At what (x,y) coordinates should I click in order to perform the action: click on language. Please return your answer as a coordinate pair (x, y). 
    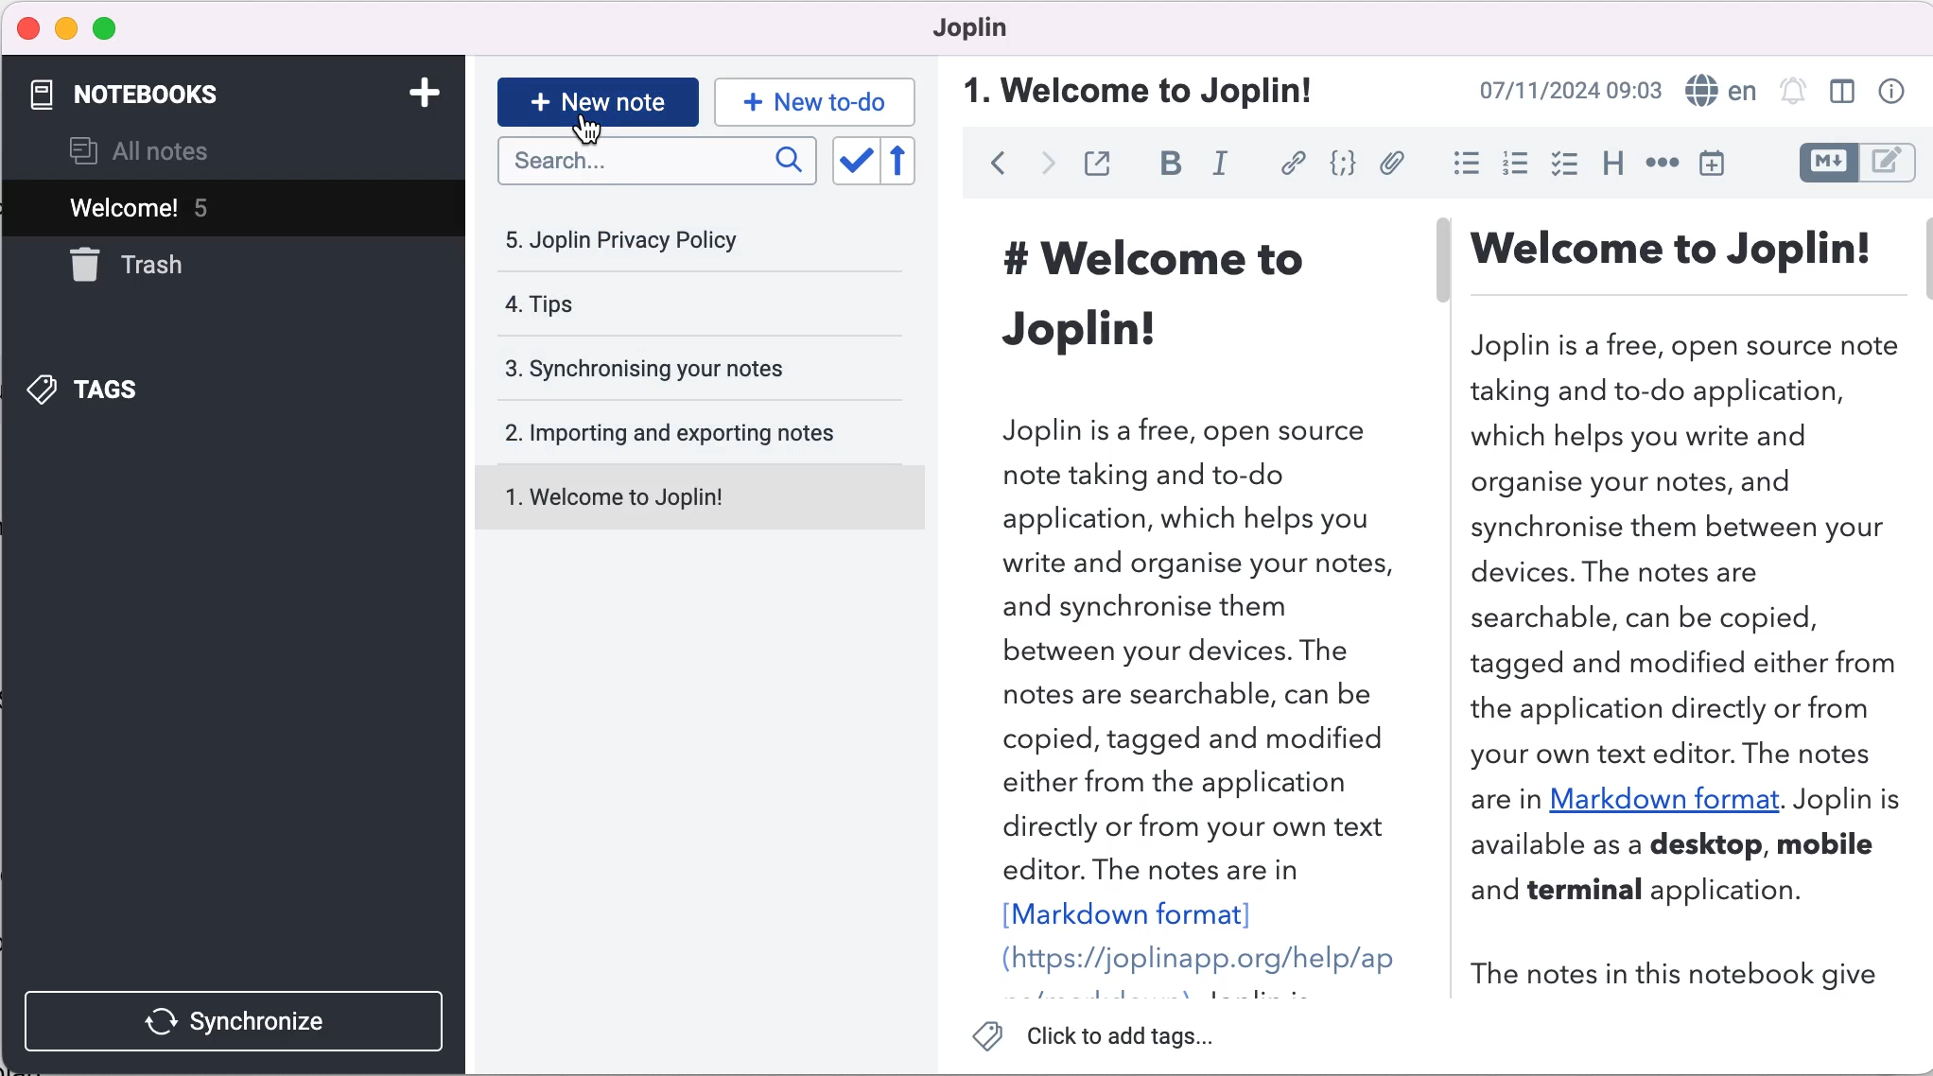
    Looking at the image, I should click on (1720, 93).